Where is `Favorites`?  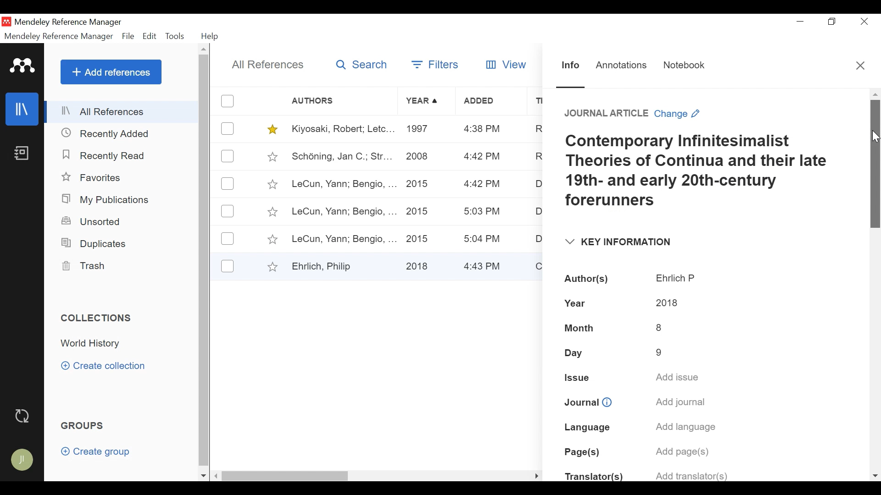
Favorites is located at coordinates (93, 177).